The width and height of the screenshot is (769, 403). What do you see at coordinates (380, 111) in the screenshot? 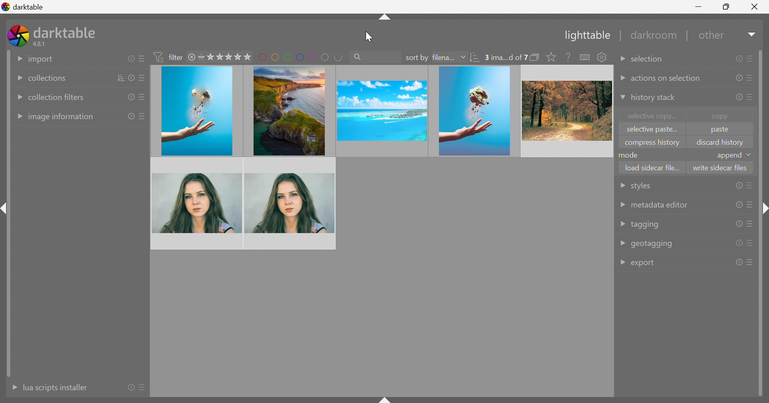
I see `image` at bounding box center [380, 111].